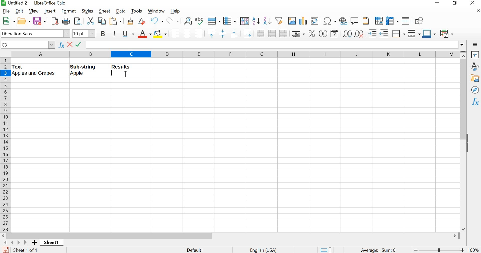 Image resolution: width=481 pixels, height=253 pixels. What do you see at coordinates (406, 20) in the screenshot?
I see `split window` at bounding box center [406, 20].